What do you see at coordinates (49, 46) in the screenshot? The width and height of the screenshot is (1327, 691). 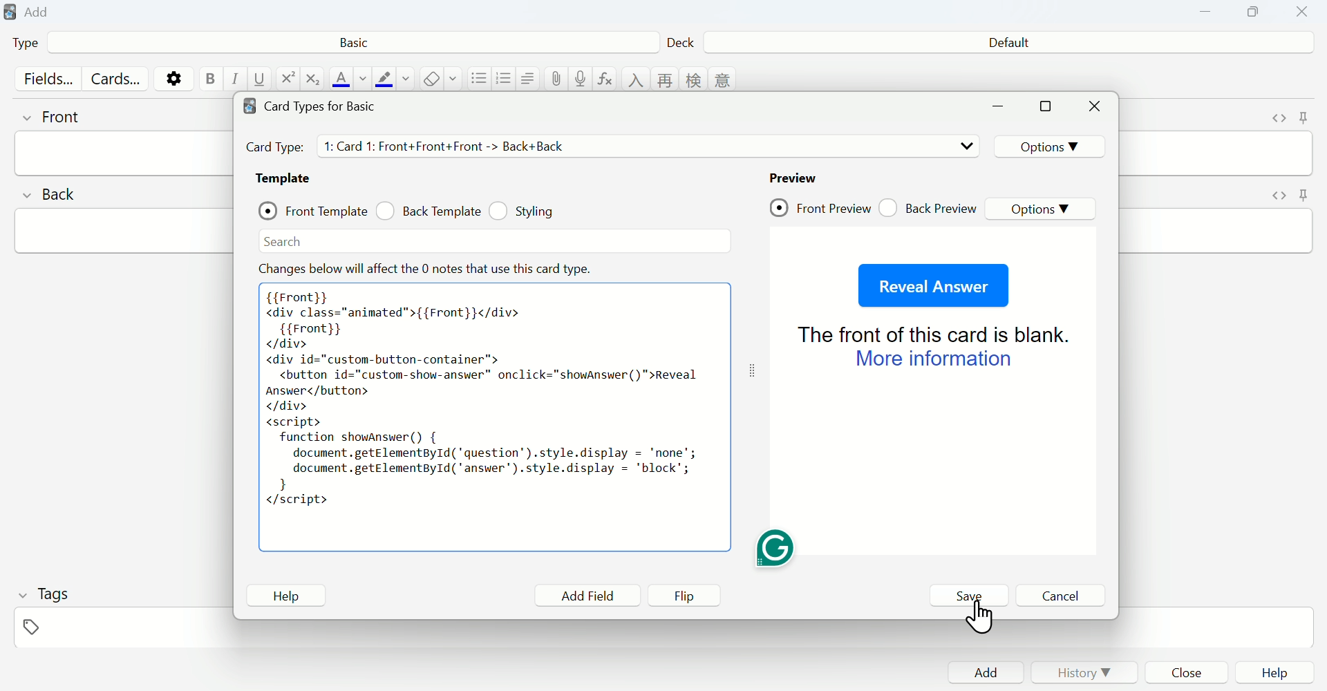 I see `Type` at bounding box center [49, 46].